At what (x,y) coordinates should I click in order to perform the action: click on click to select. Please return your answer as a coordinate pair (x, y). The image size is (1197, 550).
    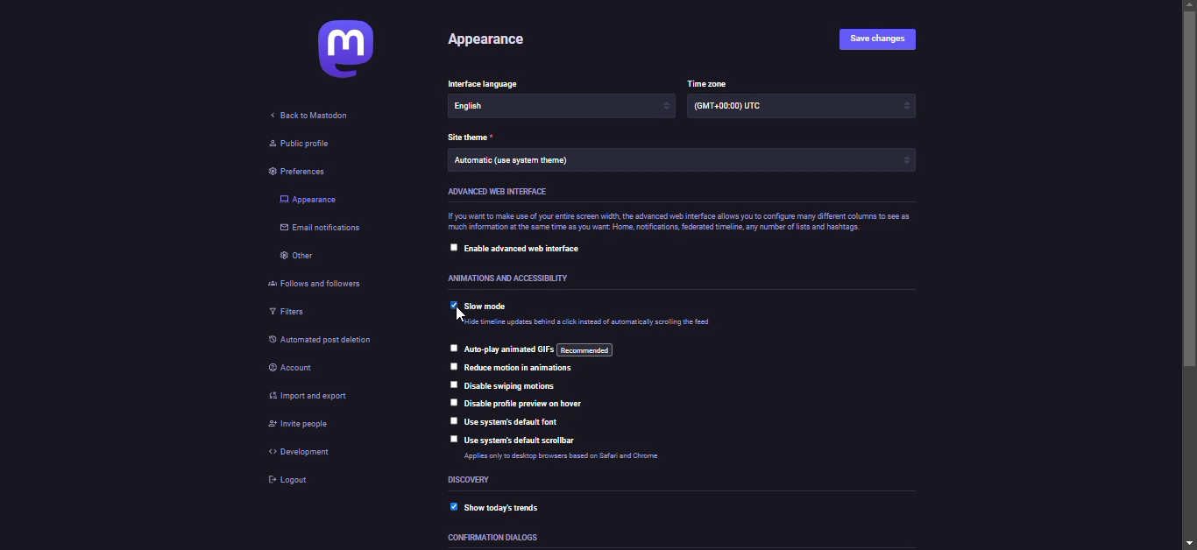
    Looking at the image, I should click on (450, 248).